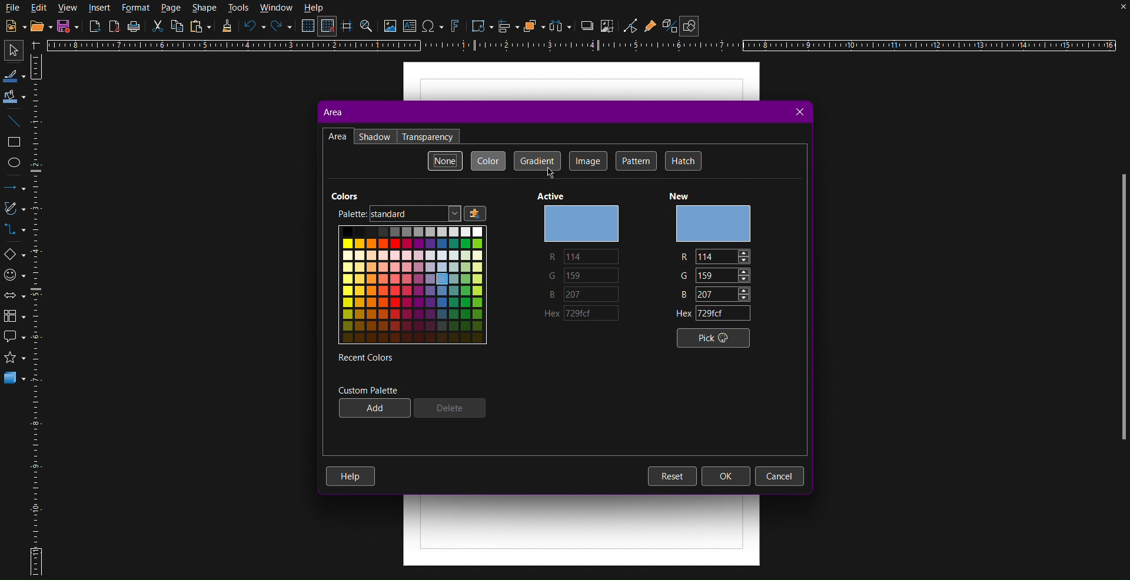 This screenshot has width=1130, height=580. Describe the element at coordinates (239, 8) in the screenshot. I see `Tools` at that location.